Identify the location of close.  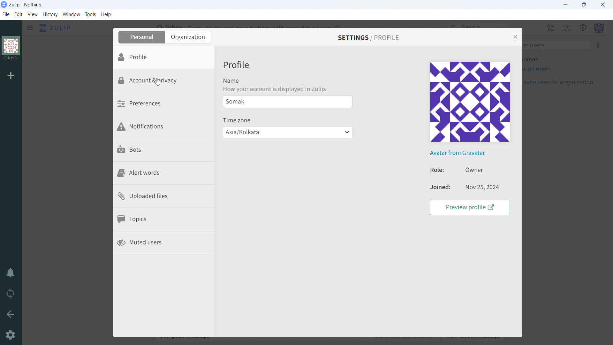
(515, 37).